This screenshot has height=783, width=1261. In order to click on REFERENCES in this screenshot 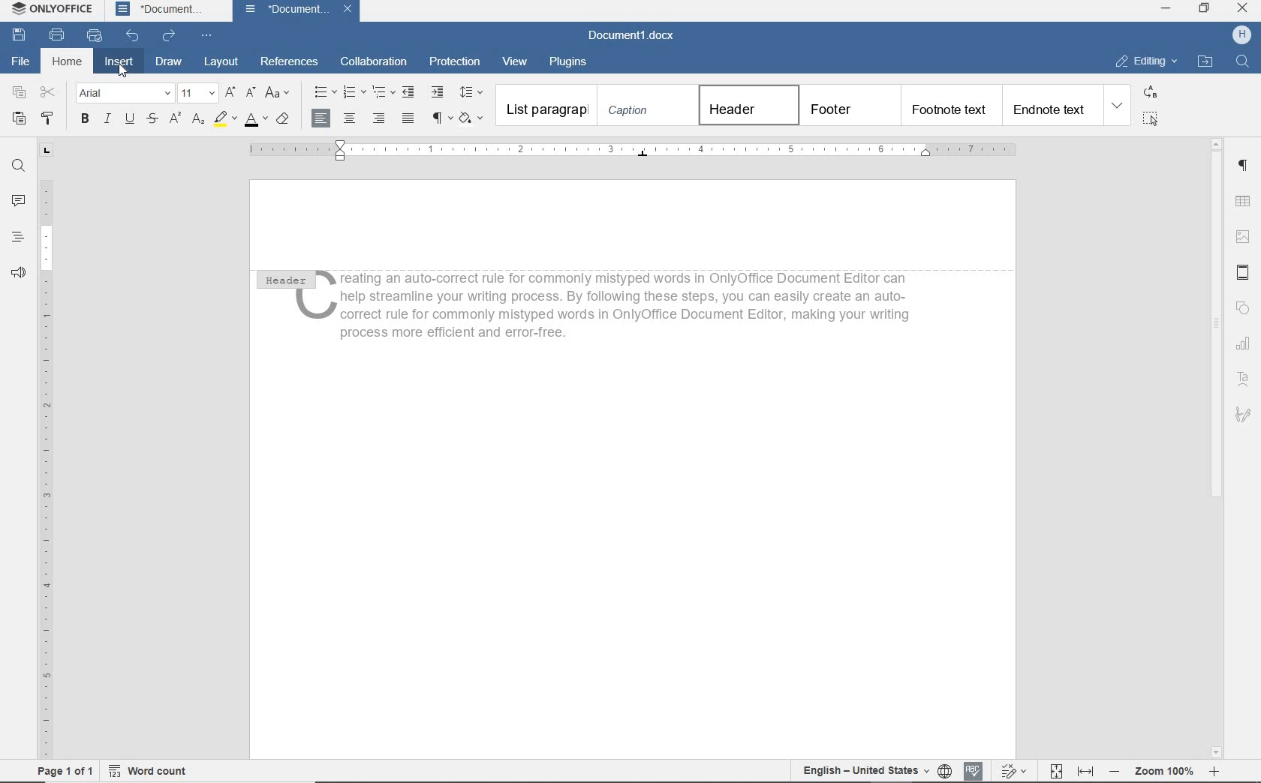, I will do `click(292, 63)`.